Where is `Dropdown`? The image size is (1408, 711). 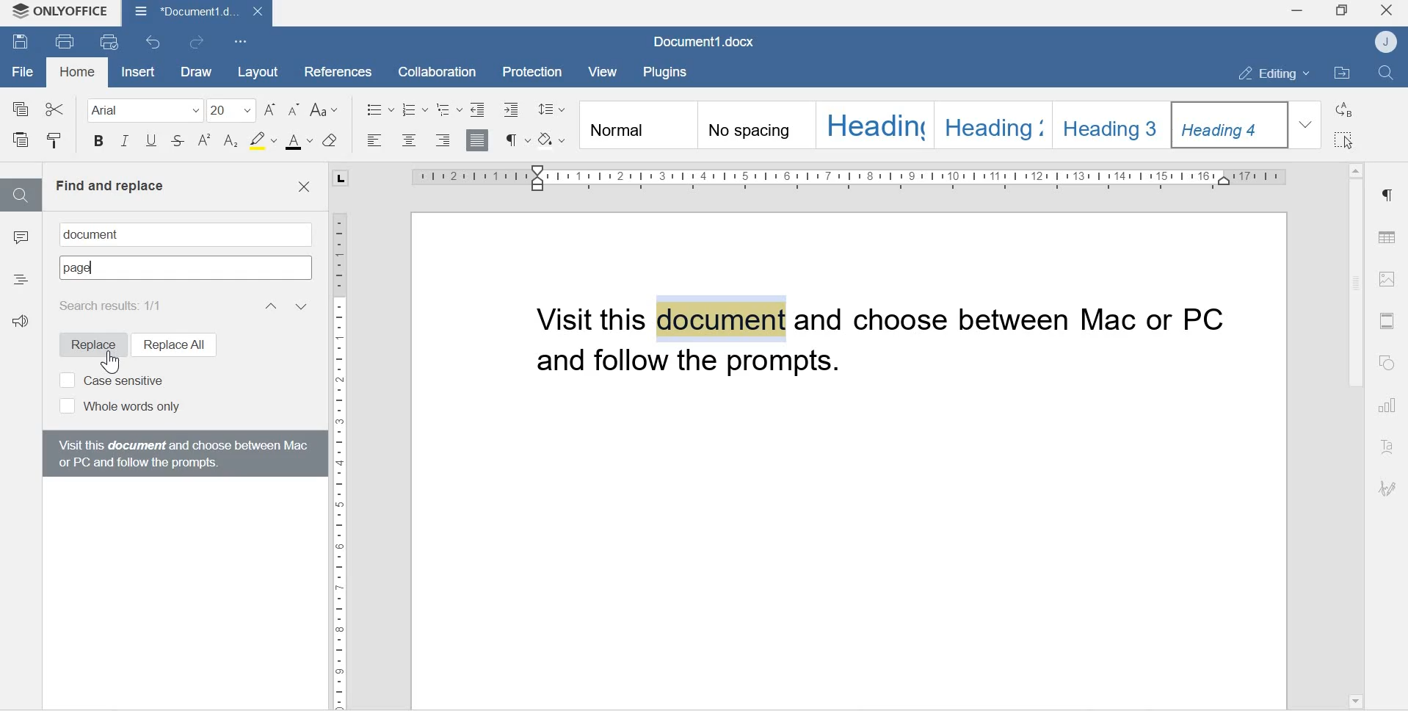
Dropdown is located at coordinates (1307, 124).